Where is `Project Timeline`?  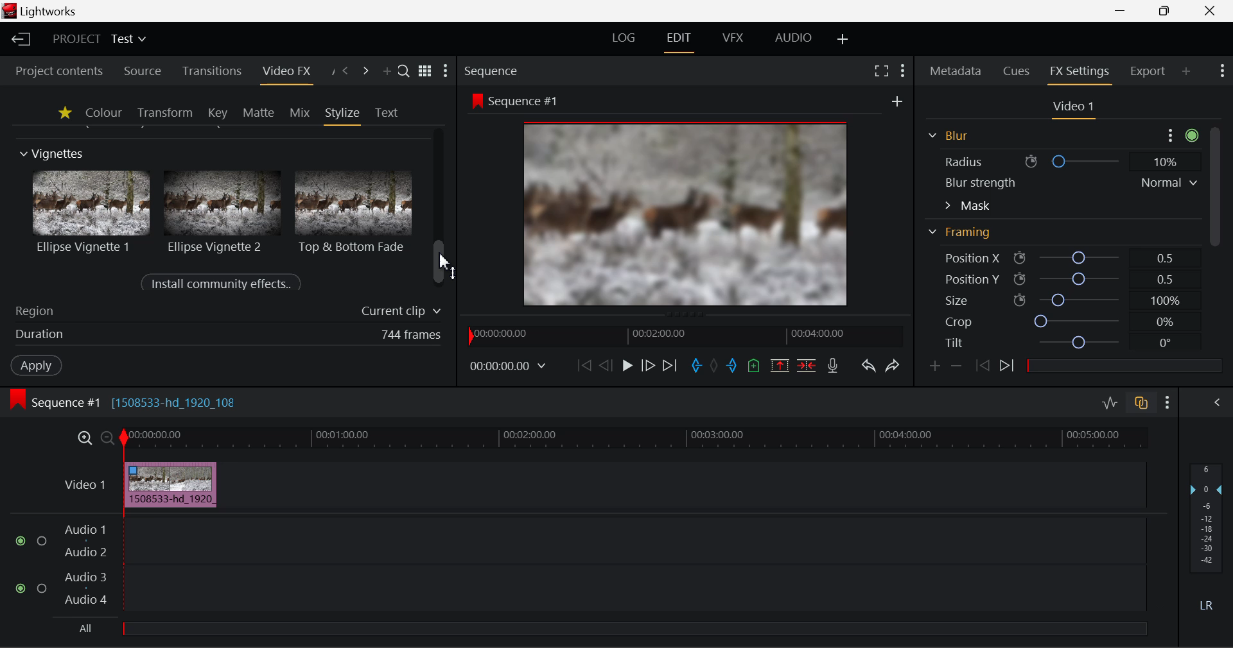
Project Timeline is located at coordinates (635, 439).